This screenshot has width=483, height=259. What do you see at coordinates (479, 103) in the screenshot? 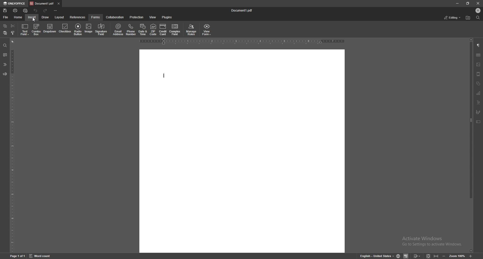
I see `text art` at bounding box center [479, 103].